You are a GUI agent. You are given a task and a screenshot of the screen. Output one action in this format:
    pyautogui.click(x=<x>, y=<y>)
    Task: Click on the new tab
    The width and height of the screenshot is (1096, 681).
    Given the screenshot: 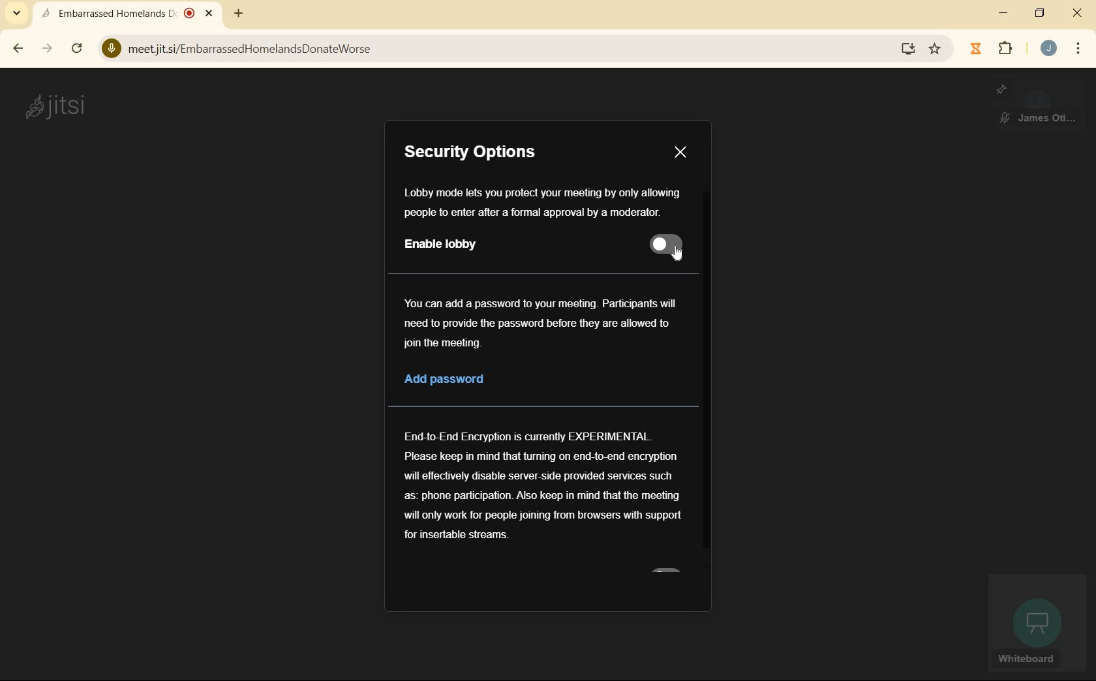 What is the action you would take?
    pyautogui.click(x=238, y=14)
    